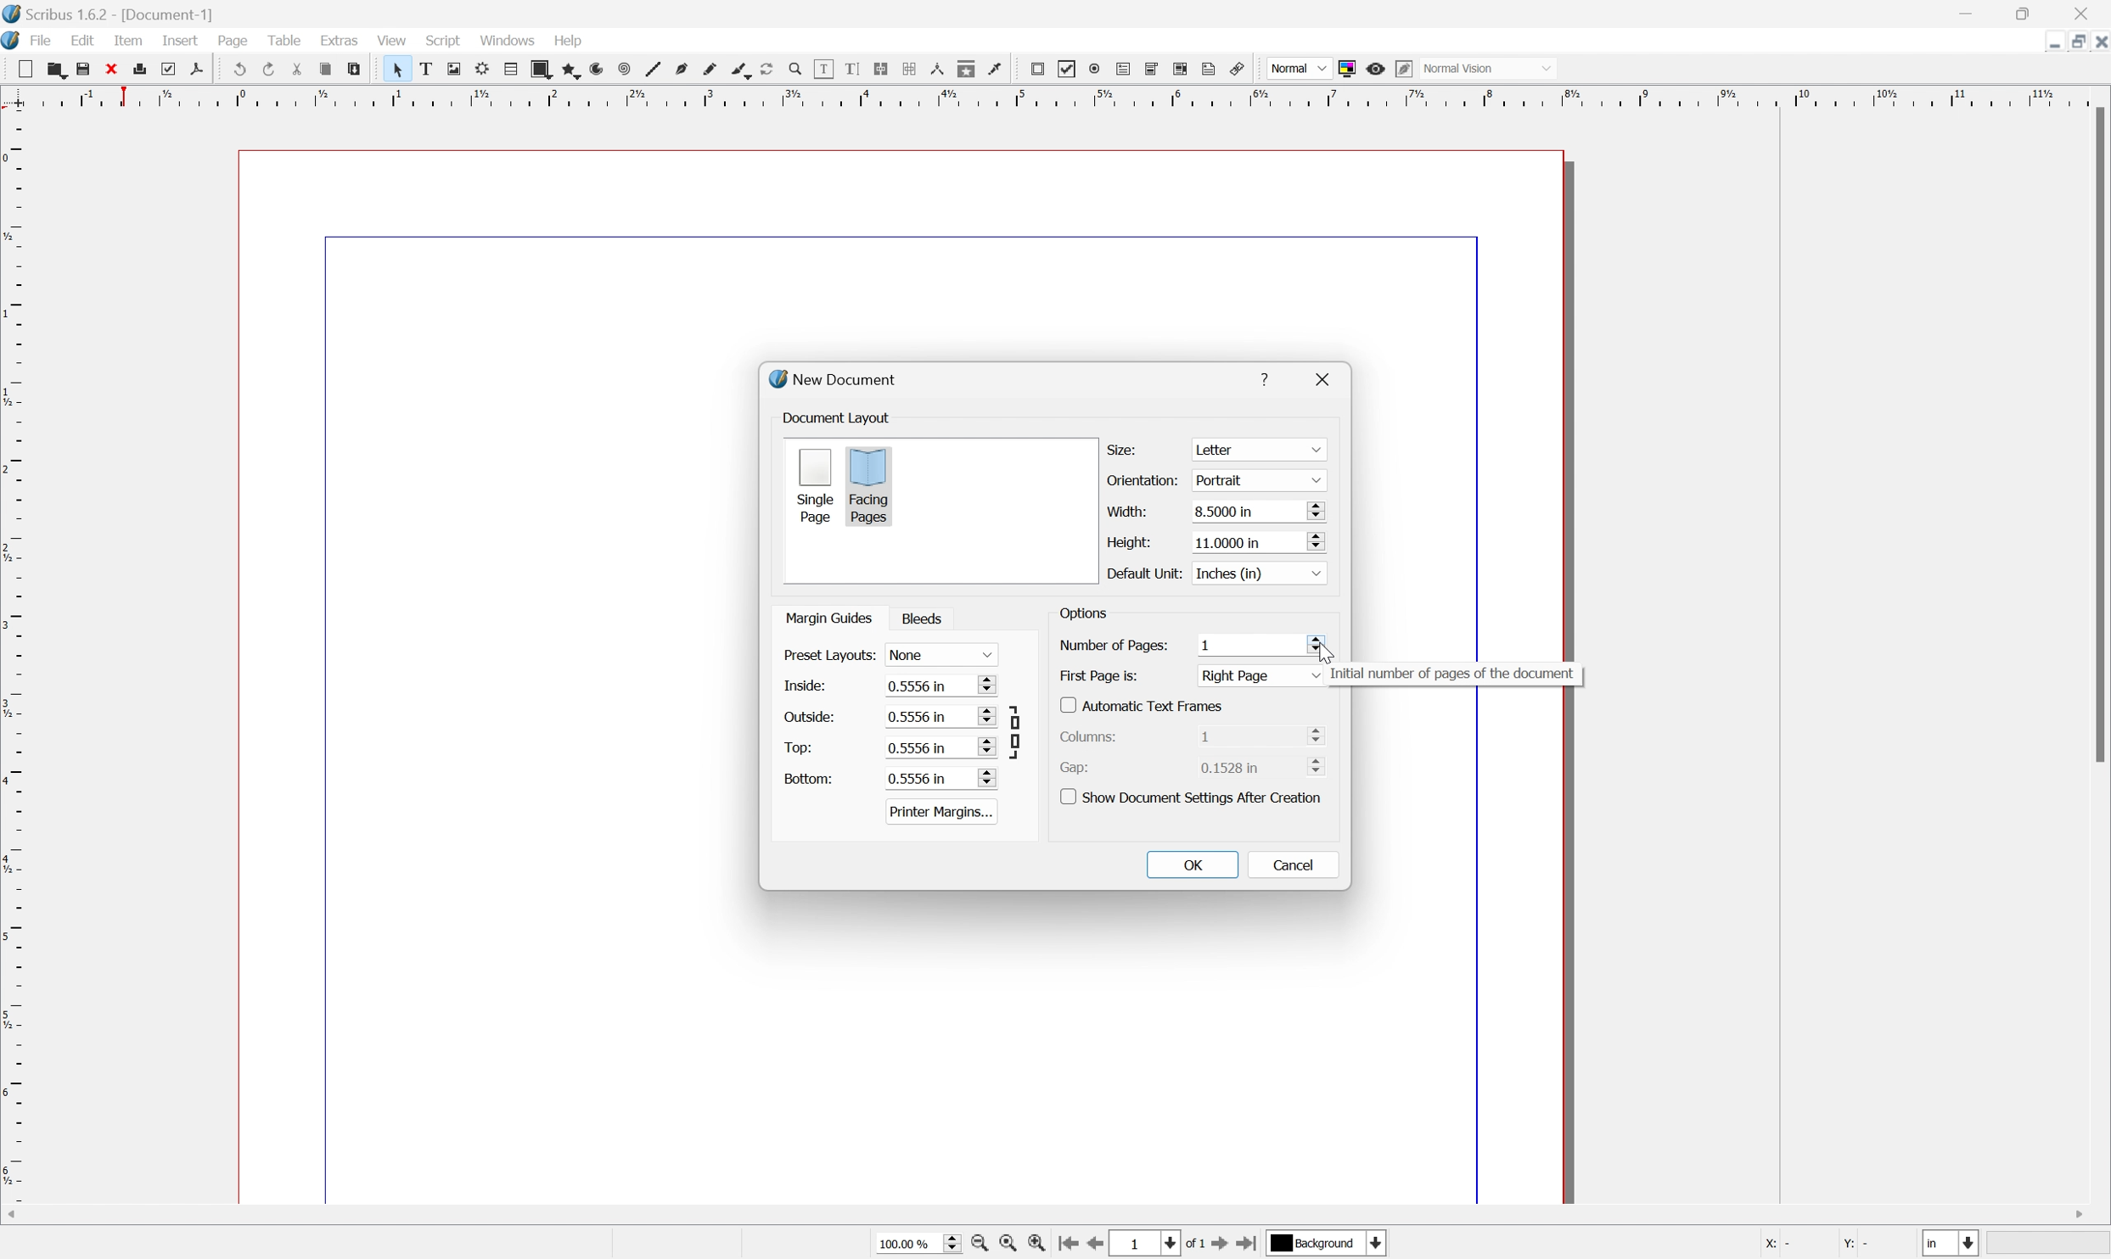 Image resolution: width=2111 pixels, height=1259 pixels. What do you see at coordinates (566, 70) in the screenshot?
I see `Polygon` at bounding box center [566, 70].